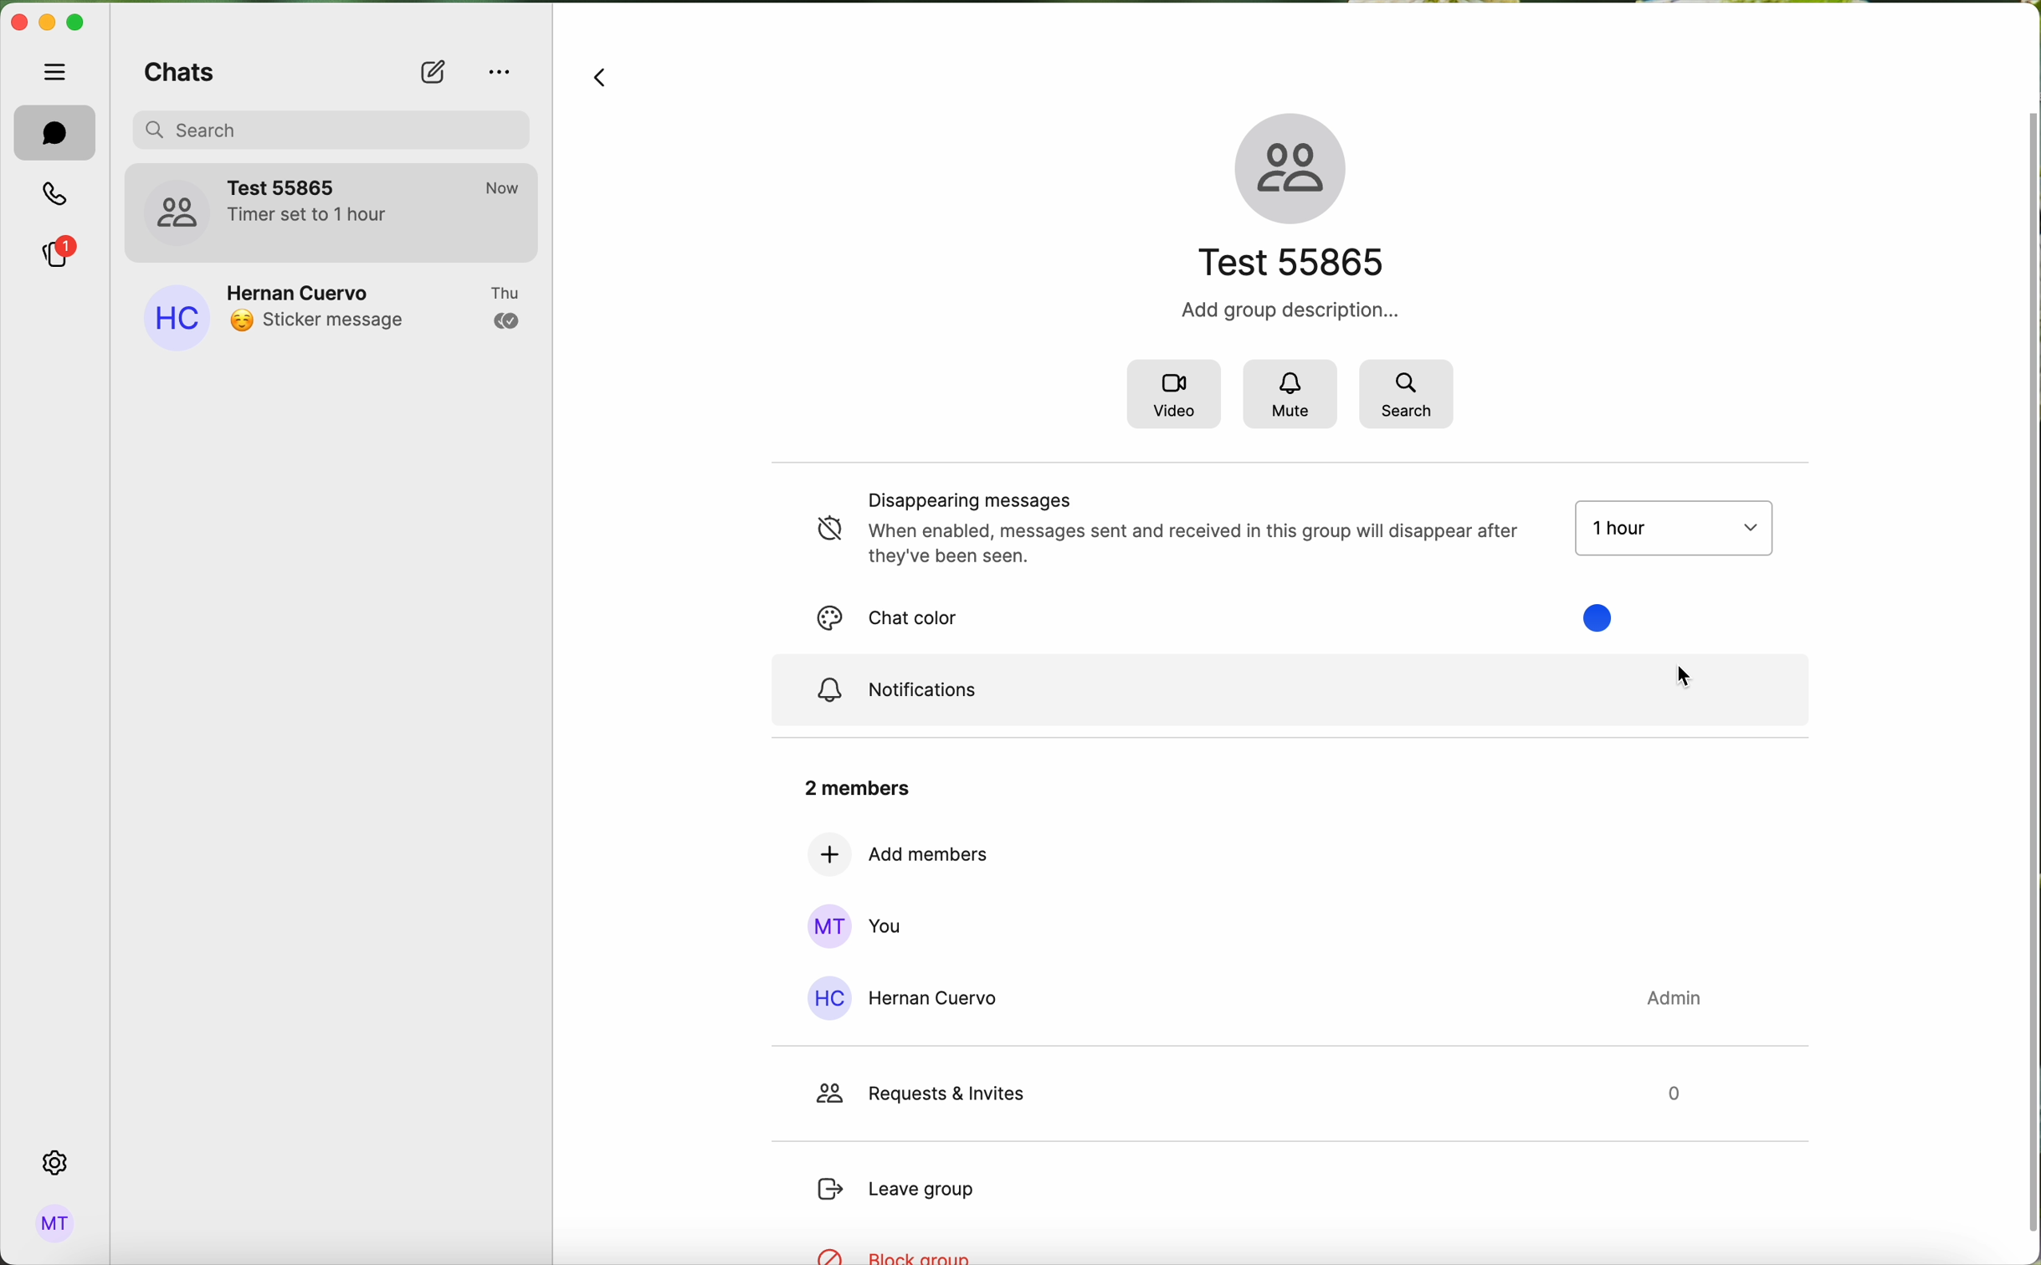 Image resolution: width=2041 pixels, height=1265 pixels. I want to click on vertical scrollbar, so click(2028, 668).